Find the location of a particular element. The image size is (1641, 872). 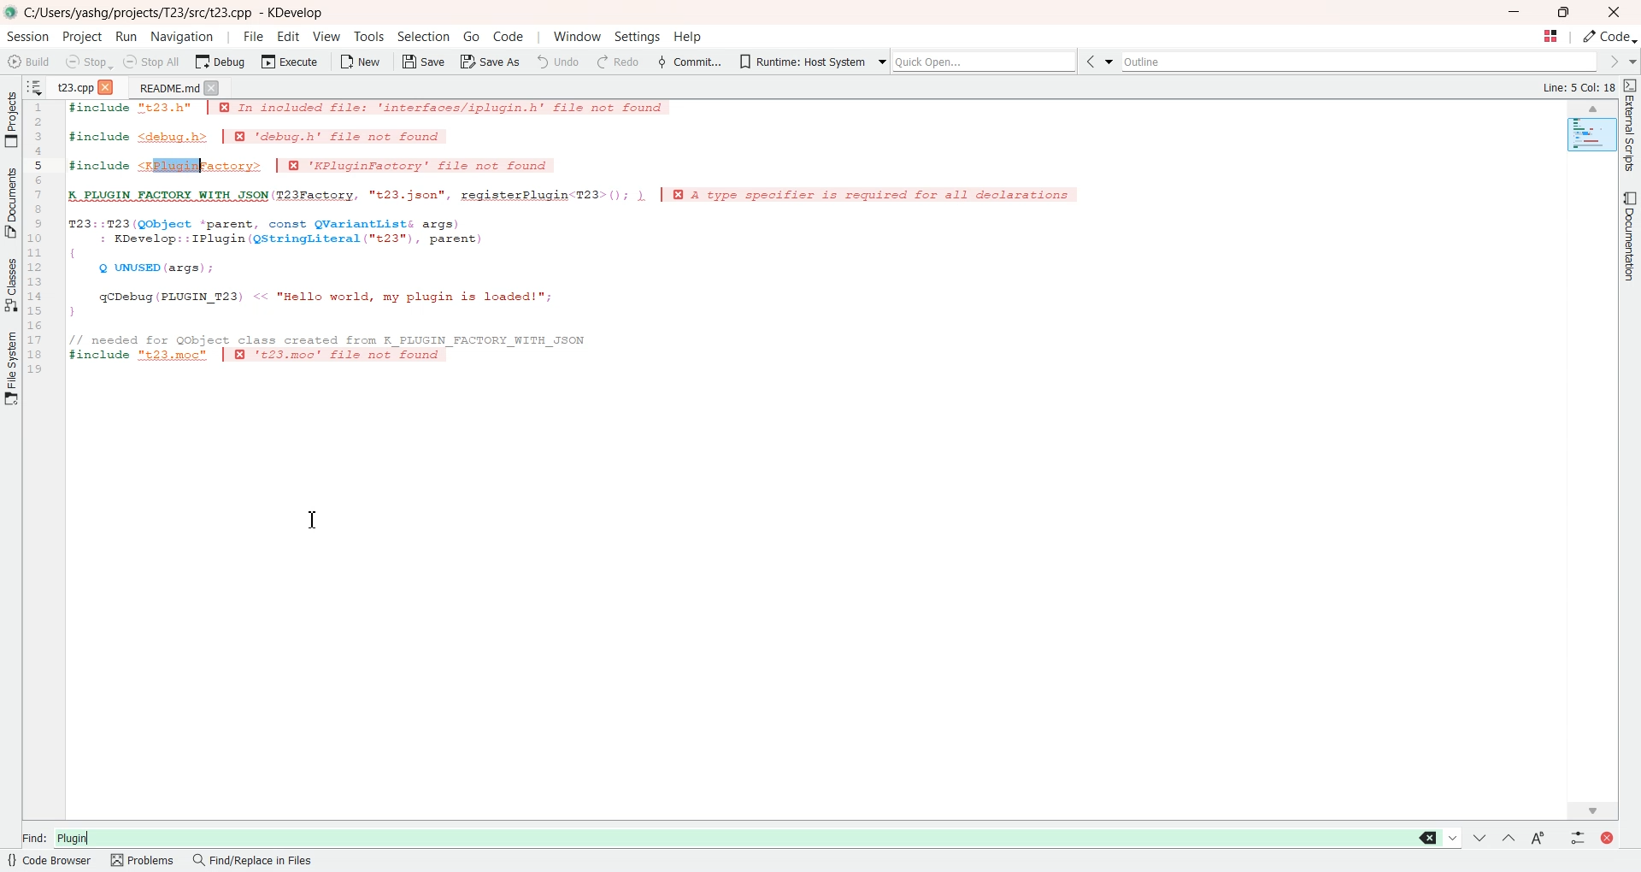

Outline is located at coordinates (1362, 62).